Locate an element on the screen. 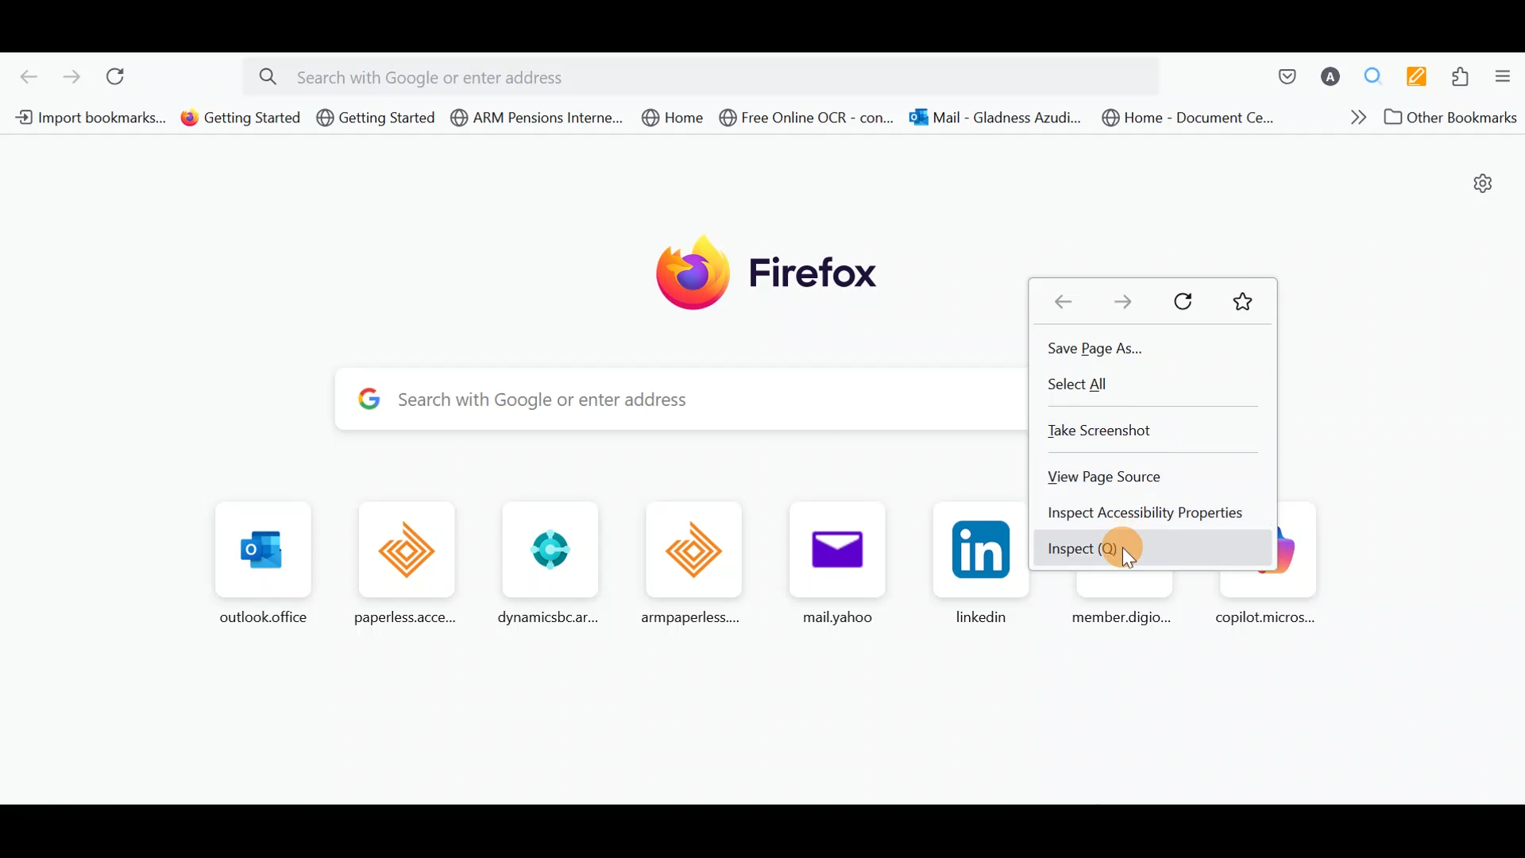  Reload current page is located at coordinates (1188, 300).